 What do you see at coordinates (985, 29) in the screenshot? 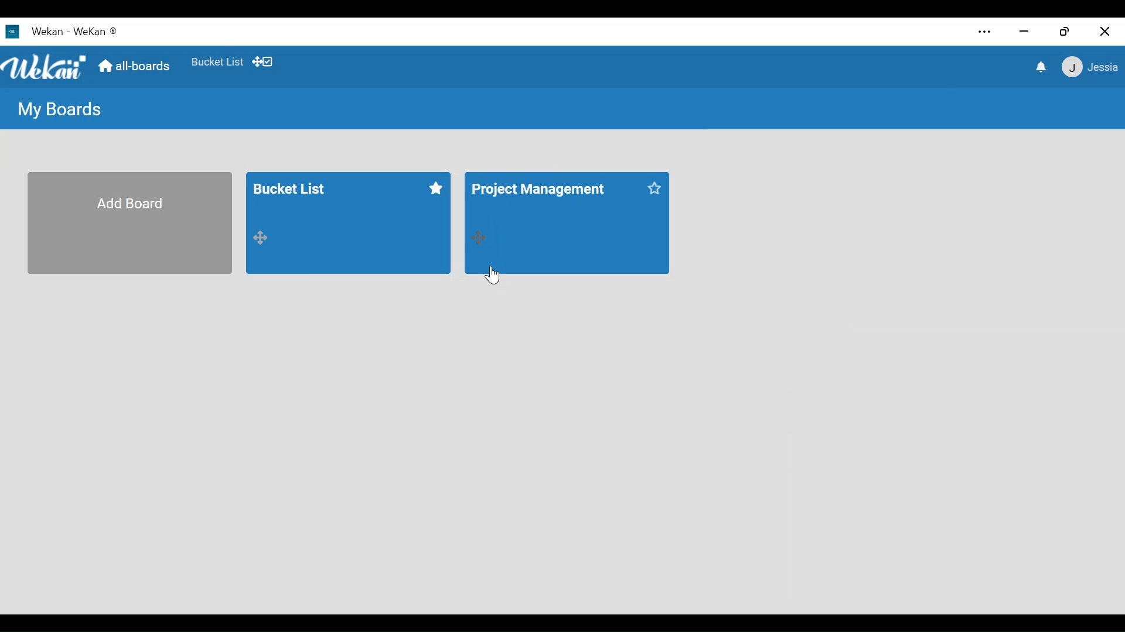
I see `more` at bounding box center [985, 29].